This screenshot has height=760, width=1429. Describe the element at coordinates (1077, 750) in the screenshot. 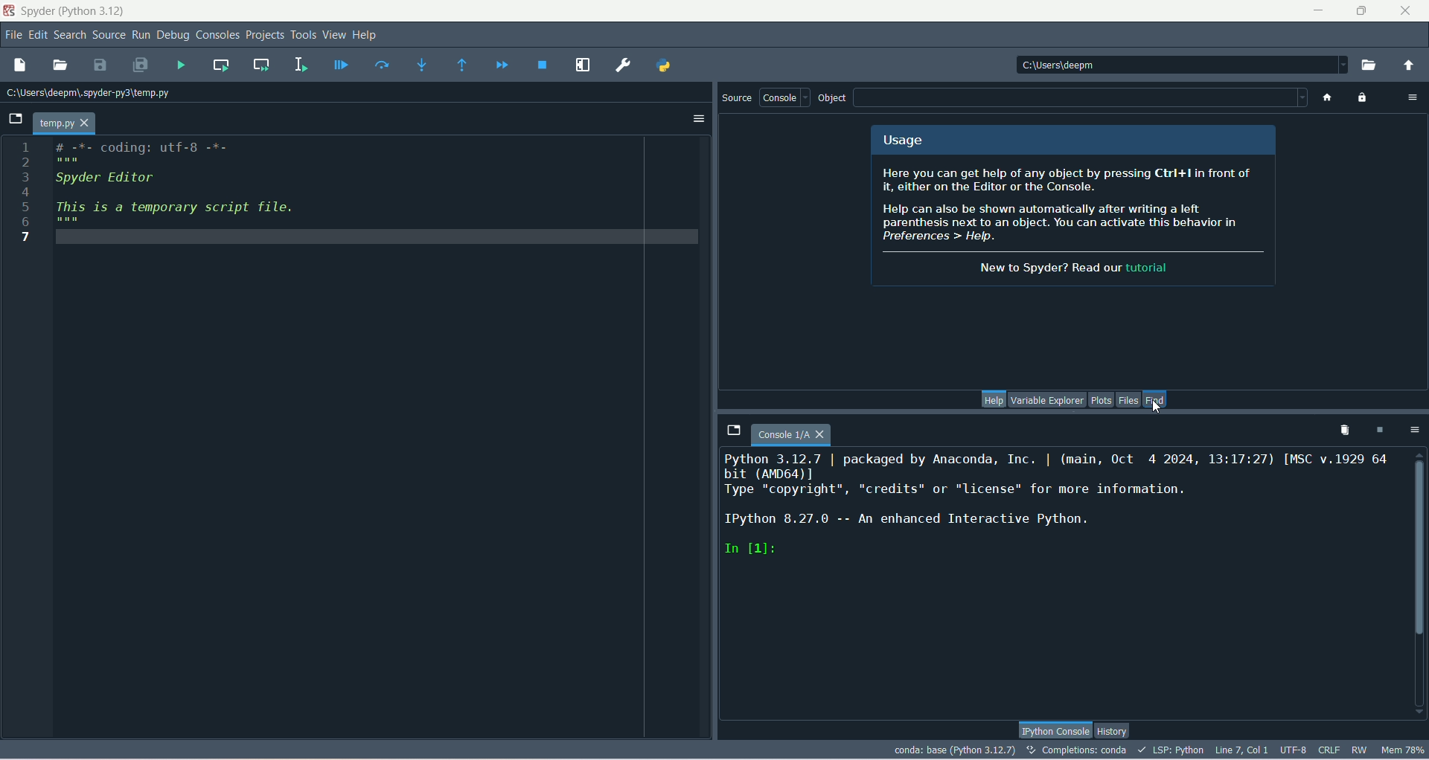

I see `completions:conda` at that location.